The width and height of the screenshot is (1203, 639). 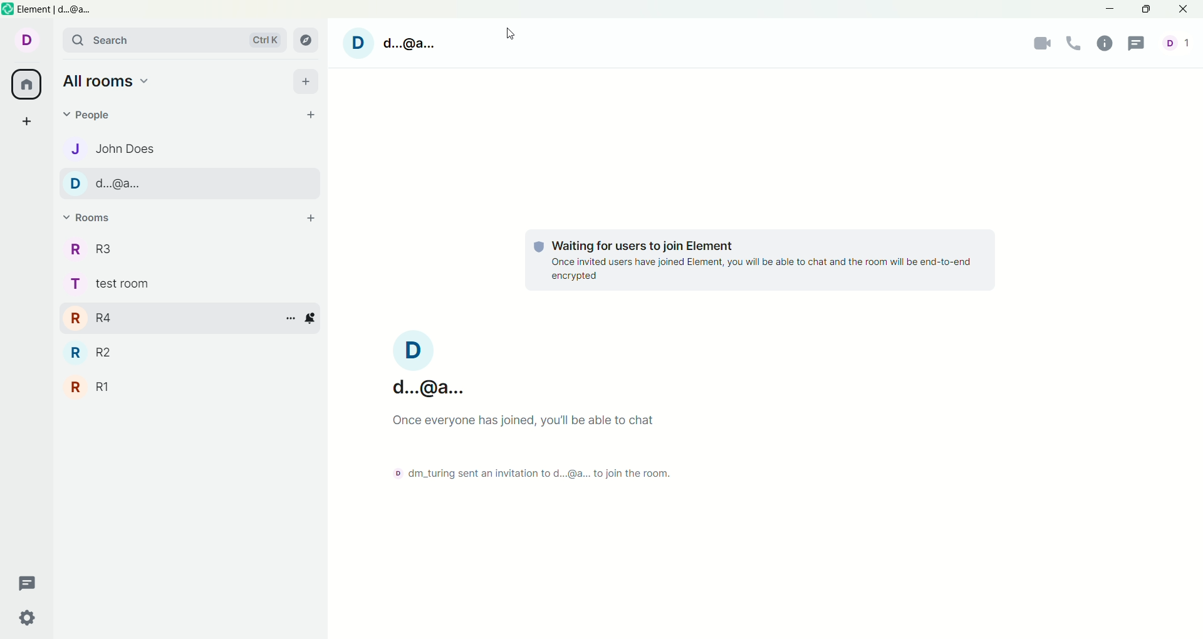 What do you see at coordinates (189, 352) in the screenshot?
I see `R2 room` at bounding box center [189, 352].